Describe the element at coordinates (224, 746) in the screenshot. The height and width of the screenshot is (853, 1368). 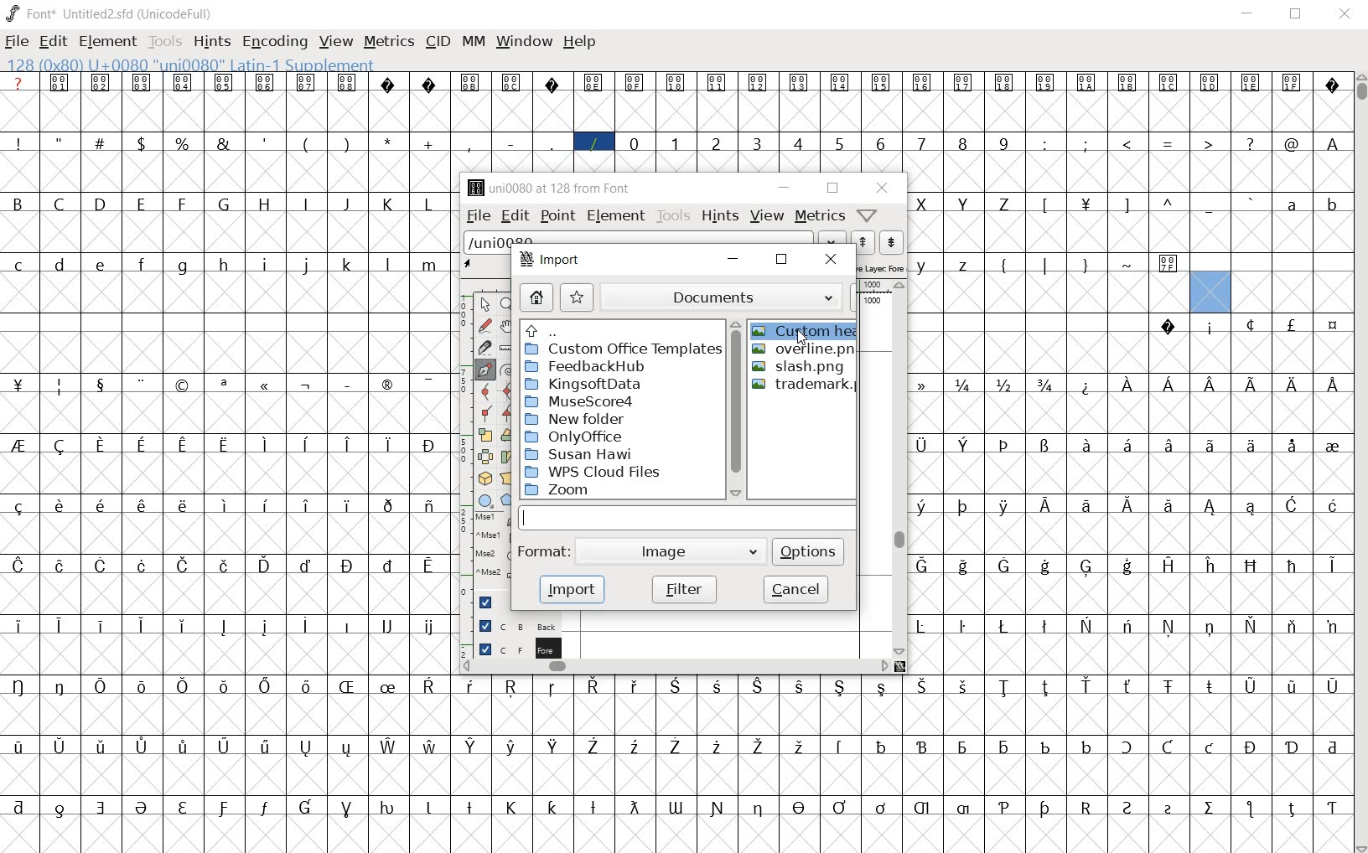
I see `glyph` at that location.